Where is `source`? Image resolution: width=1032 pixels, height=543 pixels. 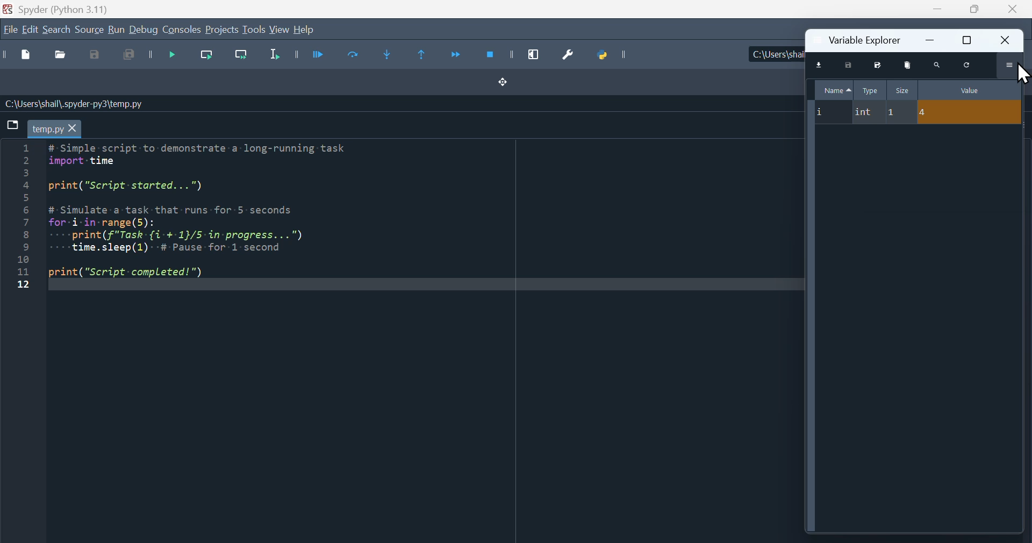 source is located at coordinates (89, 31).